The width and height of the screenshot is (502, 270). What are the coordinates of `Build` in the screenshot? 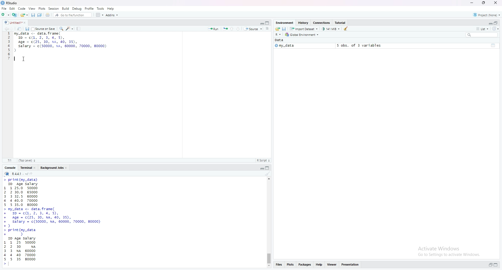 It's located at (66, 8).